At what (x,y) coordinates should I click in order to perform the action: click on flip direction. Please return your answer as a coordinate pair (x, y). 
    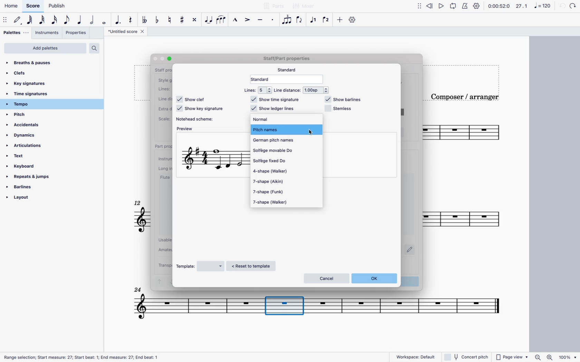
    Looking at the image, I should click on (300, 20).